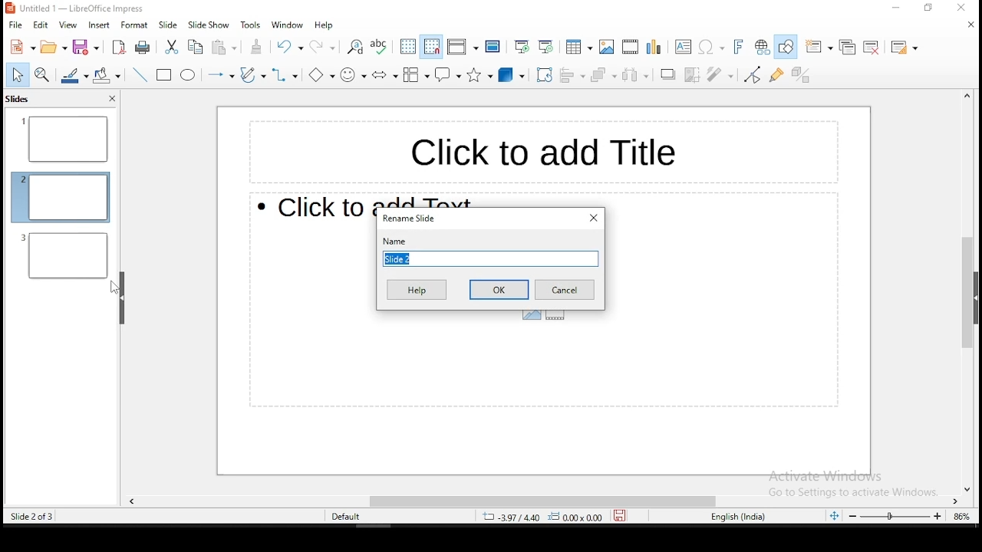 The width and height of the screenshot is (982, 552). Describe the element at coordinates (694, 74) in the screenshot. I see `crop image` at that location.